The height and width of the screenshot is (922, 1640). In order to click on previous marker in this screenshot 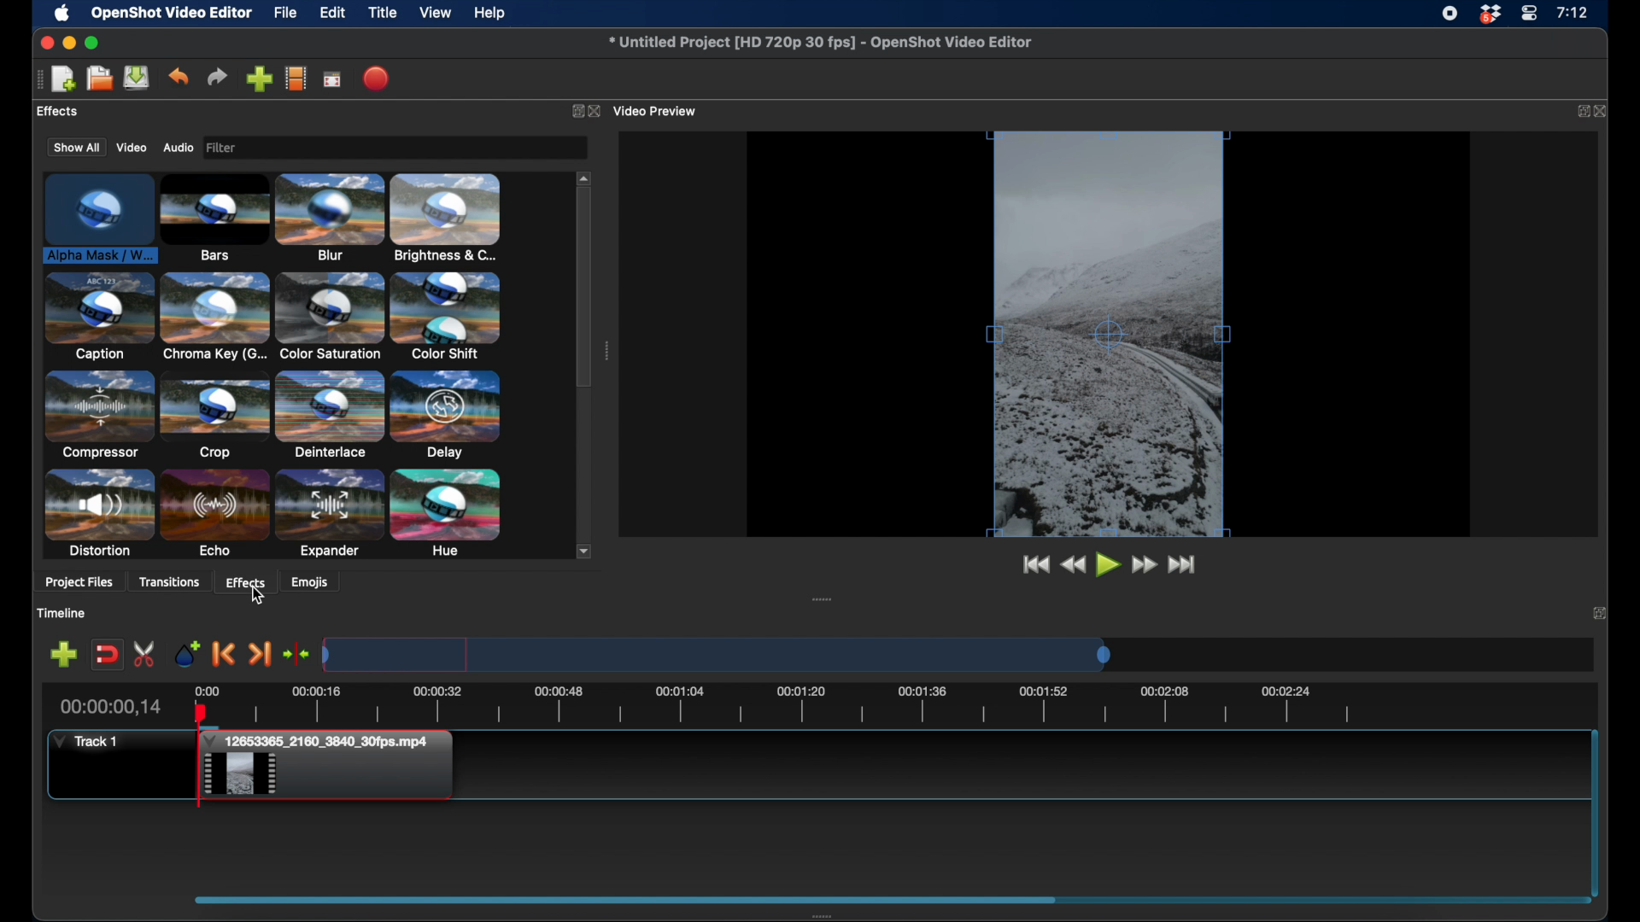, I will do `click(225, 654)`.